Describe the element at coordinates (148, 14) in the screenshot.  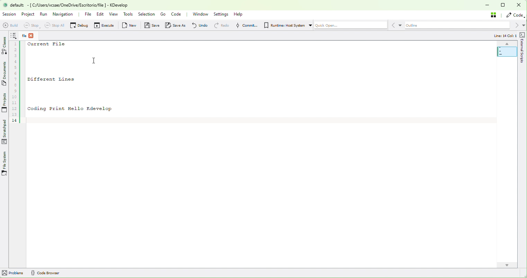
I see `Selection` at that location.